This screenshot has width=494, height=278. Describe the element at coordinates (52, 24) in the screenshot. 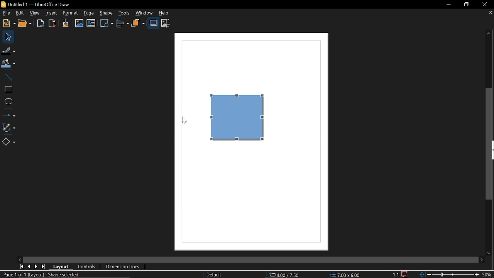

I see `Export as pdf` at that location.